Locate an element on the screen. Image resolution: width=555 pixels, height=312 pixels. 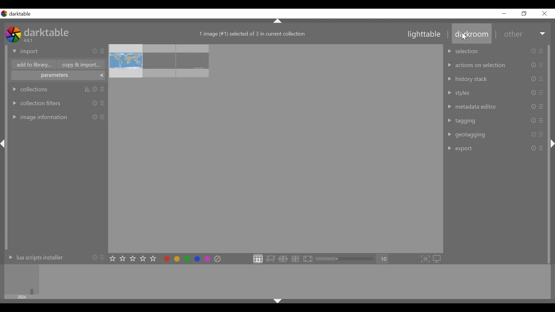
 is located at coordinates (278, 21).